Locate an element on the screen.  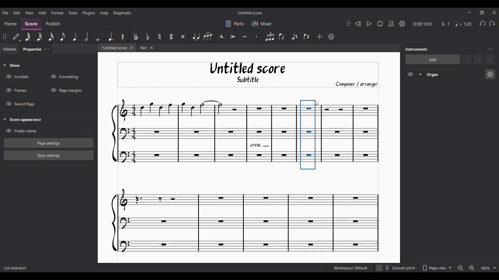
Style settings is located at coordinates (49, 156).